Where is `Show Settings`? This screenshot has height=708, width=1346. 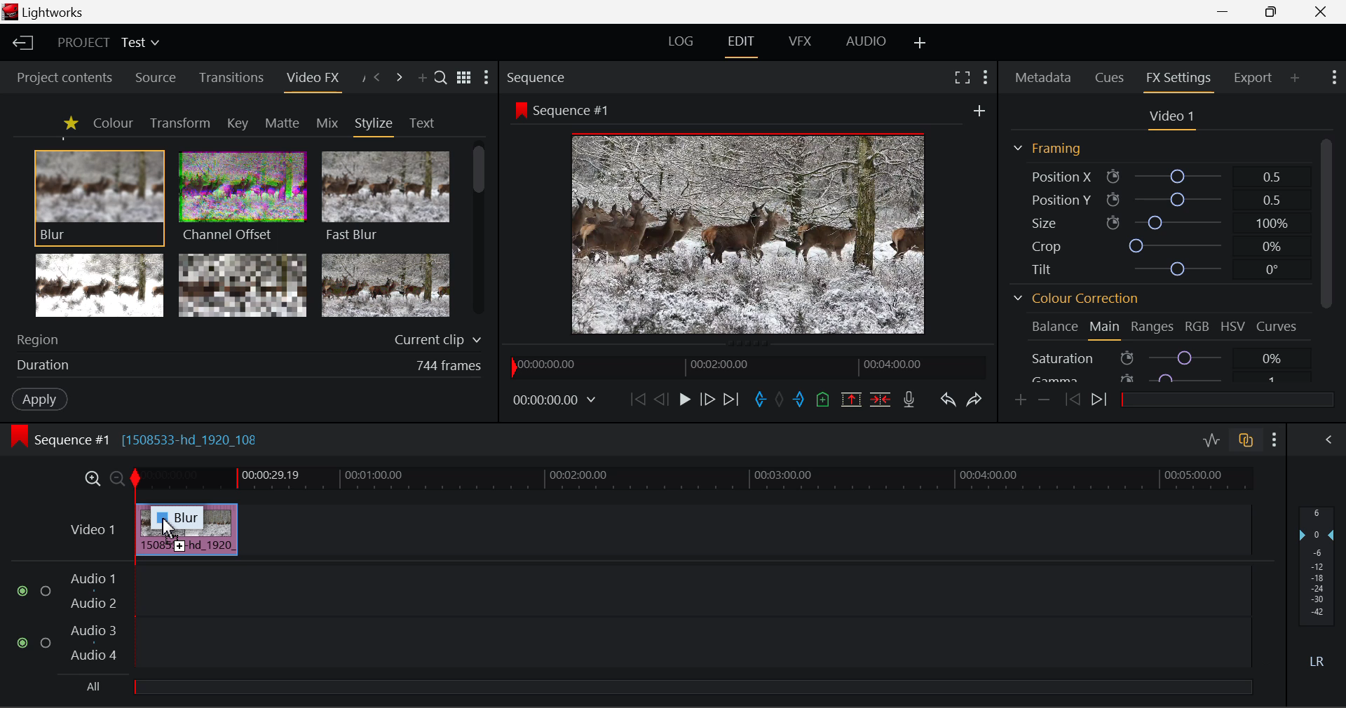 Show Settings is located at coordinates (1336, 79).